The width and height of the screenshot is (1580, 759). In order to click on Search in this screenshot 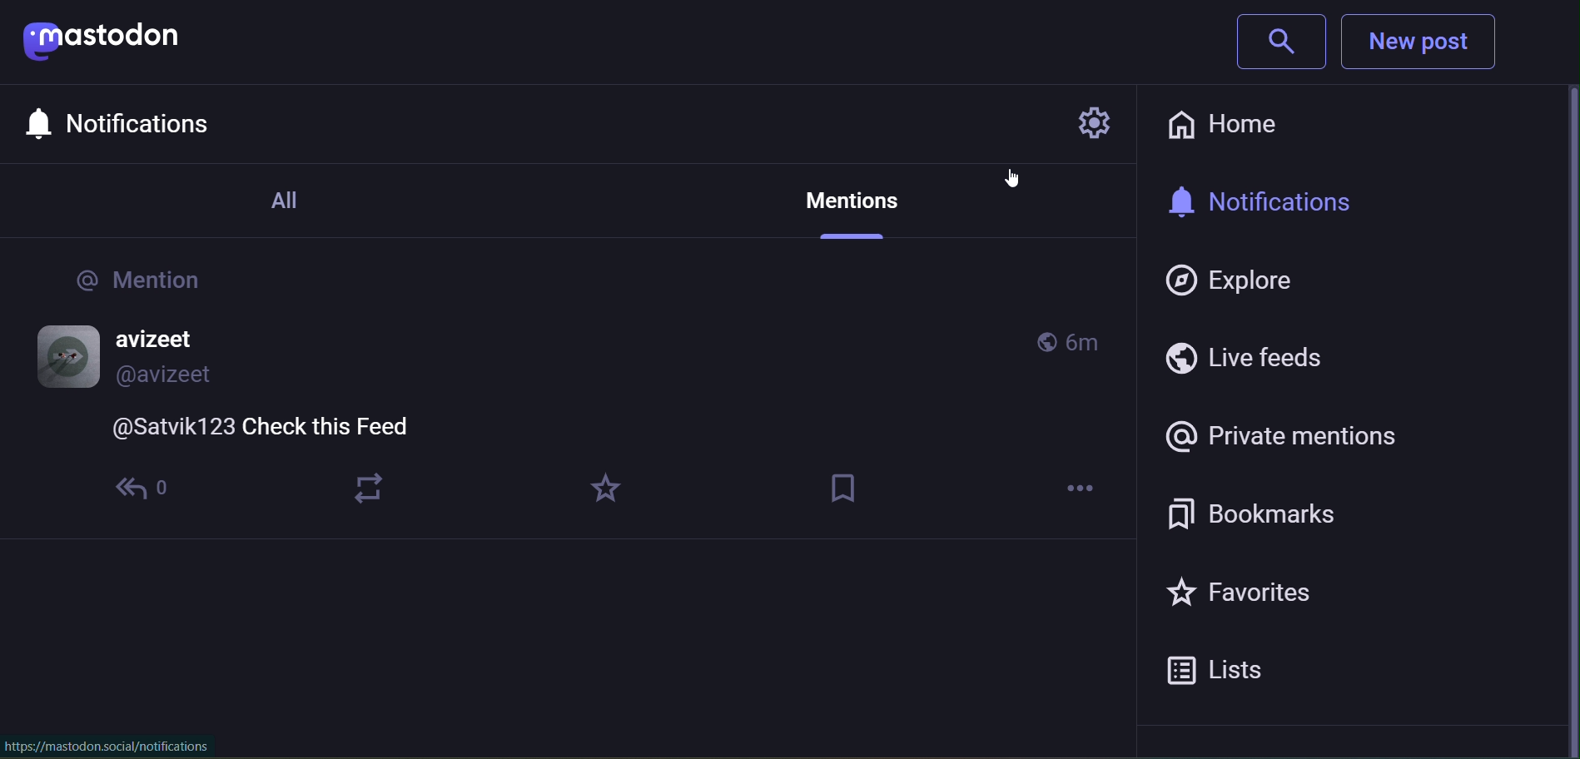, I will do `click(1280, 40)`.